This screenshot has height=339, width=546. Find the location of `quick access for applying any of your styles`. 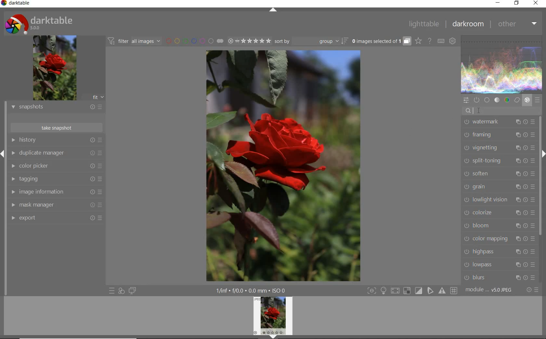

quick access for applying any of your styles is located at coordinates (121, 292).